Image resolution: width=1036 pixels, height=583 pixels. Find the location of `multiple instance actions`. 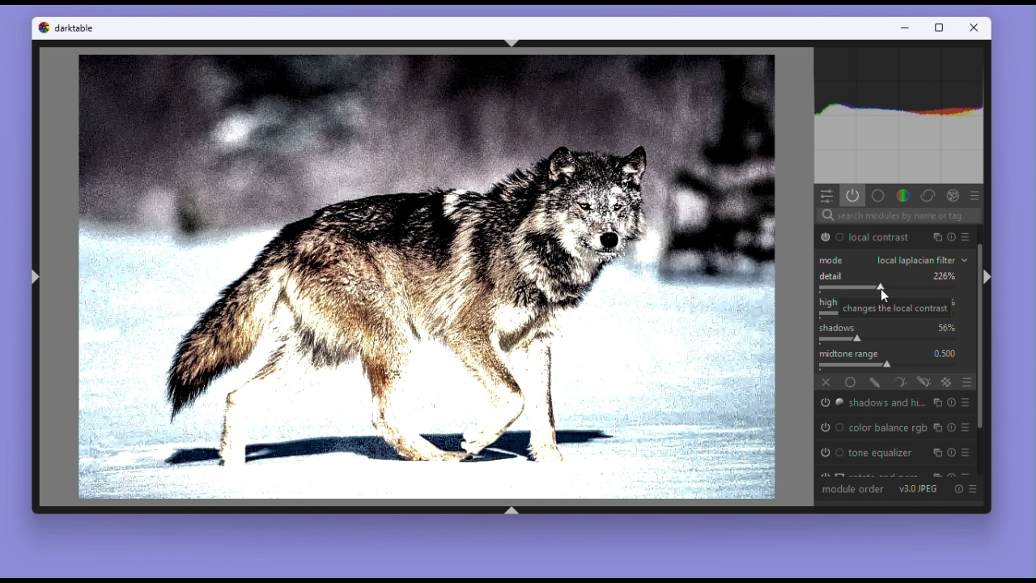

multiple instance actions is located at coordinates (936, 405).